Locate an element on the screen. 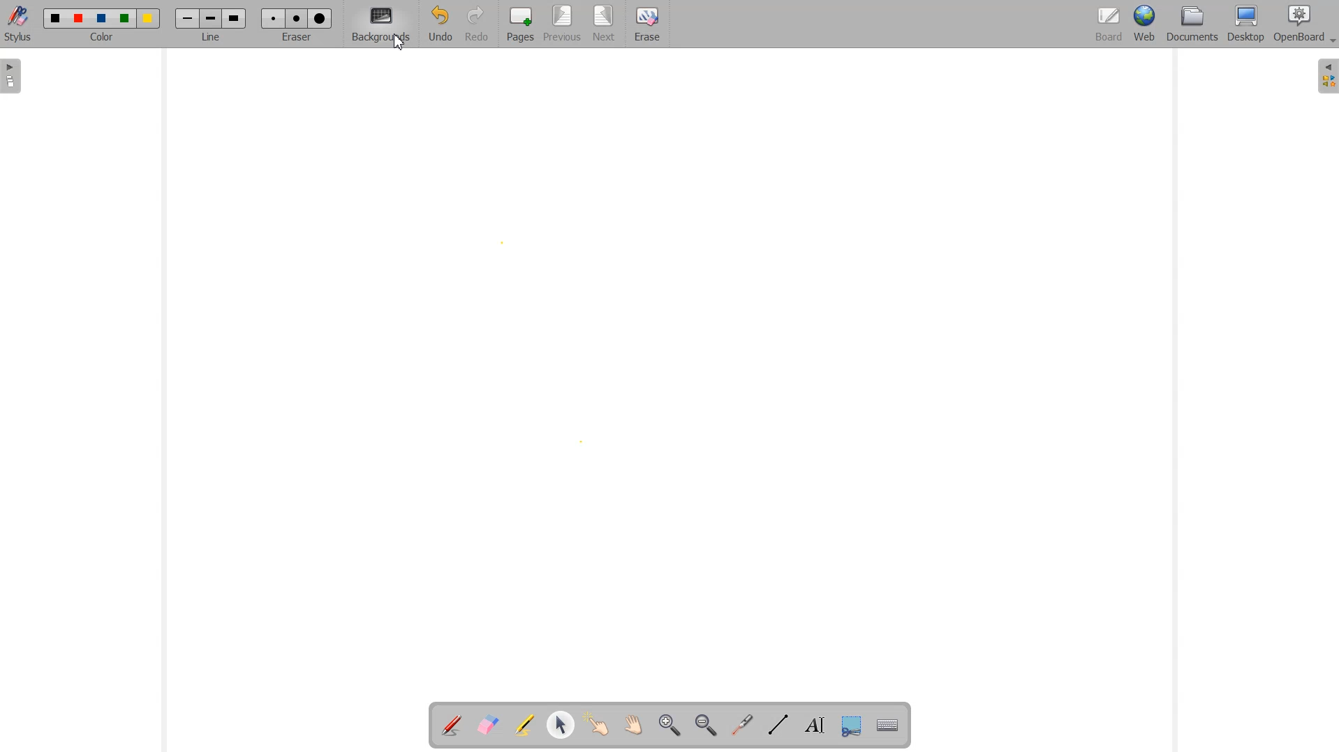 The width and height of the screenshot is (1339, 752). Line is located at coordinates (212, 24).